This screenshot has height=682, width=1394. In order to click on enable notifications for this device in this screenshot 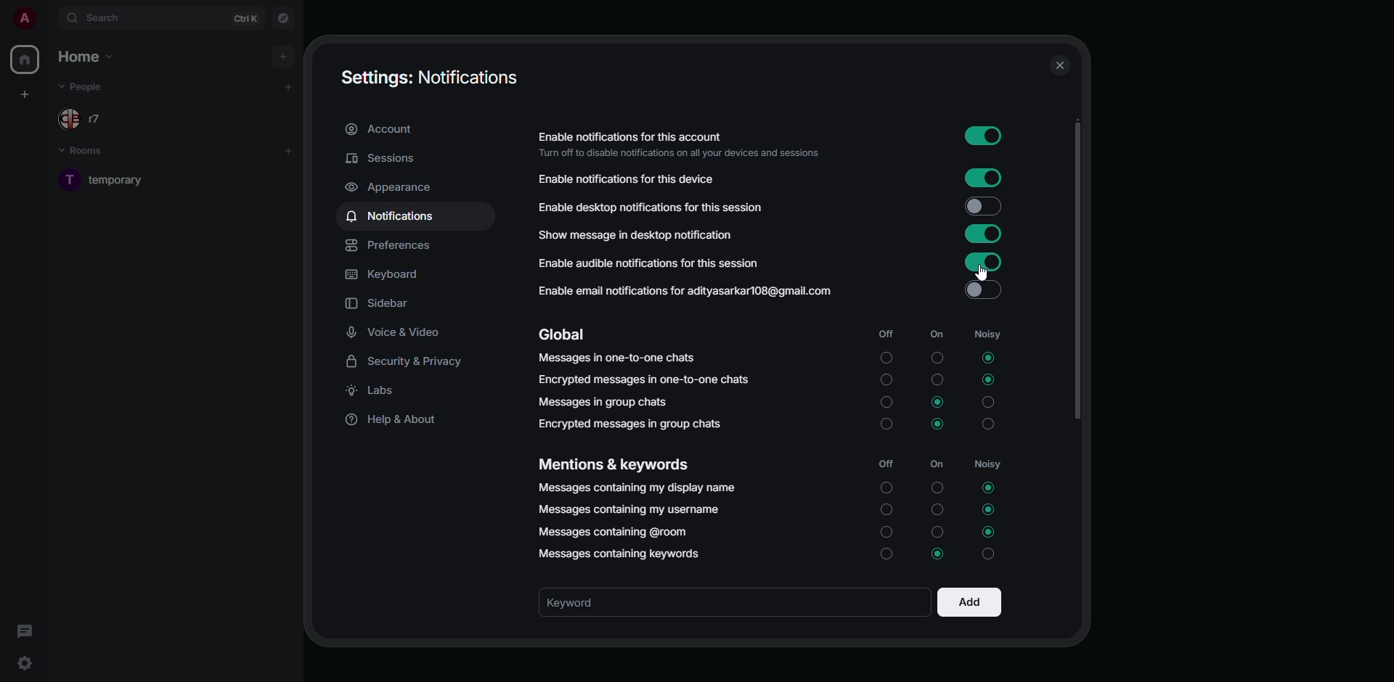, I will do `click(626, 178)`.